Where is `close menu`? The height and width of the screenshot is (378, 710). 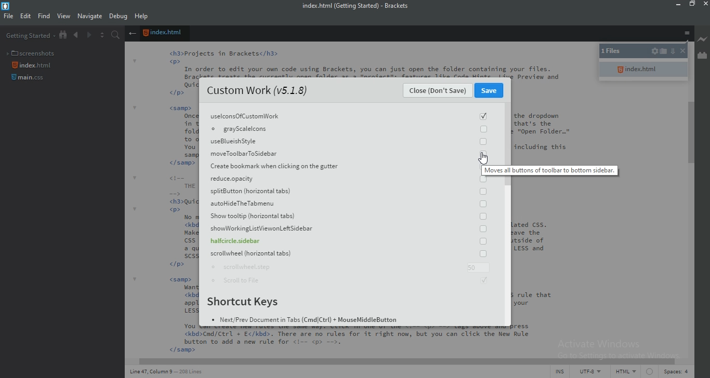 close menu is located at coordinates (132, 34).